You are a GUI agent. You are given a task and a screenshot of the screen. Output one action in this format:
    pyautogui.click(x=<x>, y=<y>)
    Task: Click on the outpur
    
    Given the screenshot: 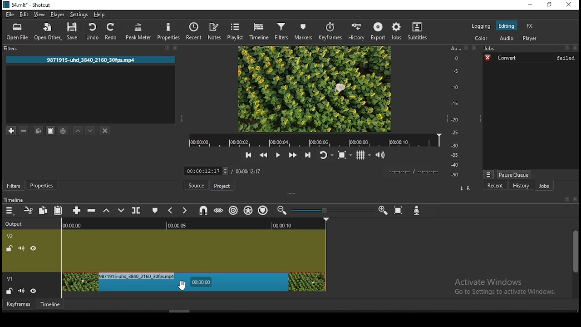 What is the action you would take?
    pyautogui.click(x=16, y=223)
    